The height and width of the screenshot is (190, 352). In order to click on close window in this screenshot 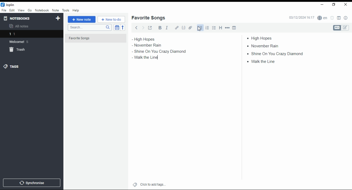, I will do `click(346, 5)`.